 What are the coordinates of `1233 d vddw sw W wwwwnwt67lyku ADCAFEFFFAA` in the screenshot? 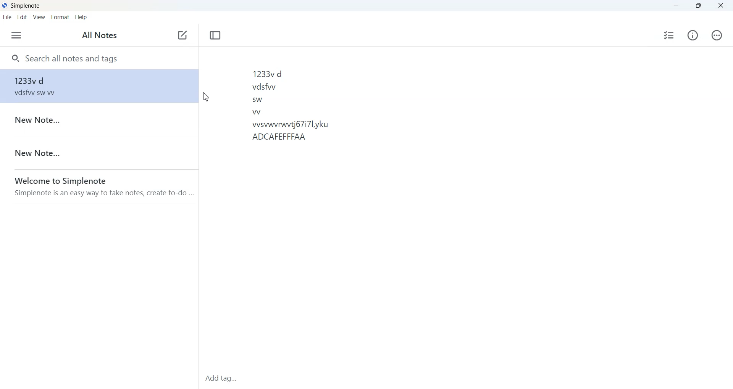 It's located at (366, 207).